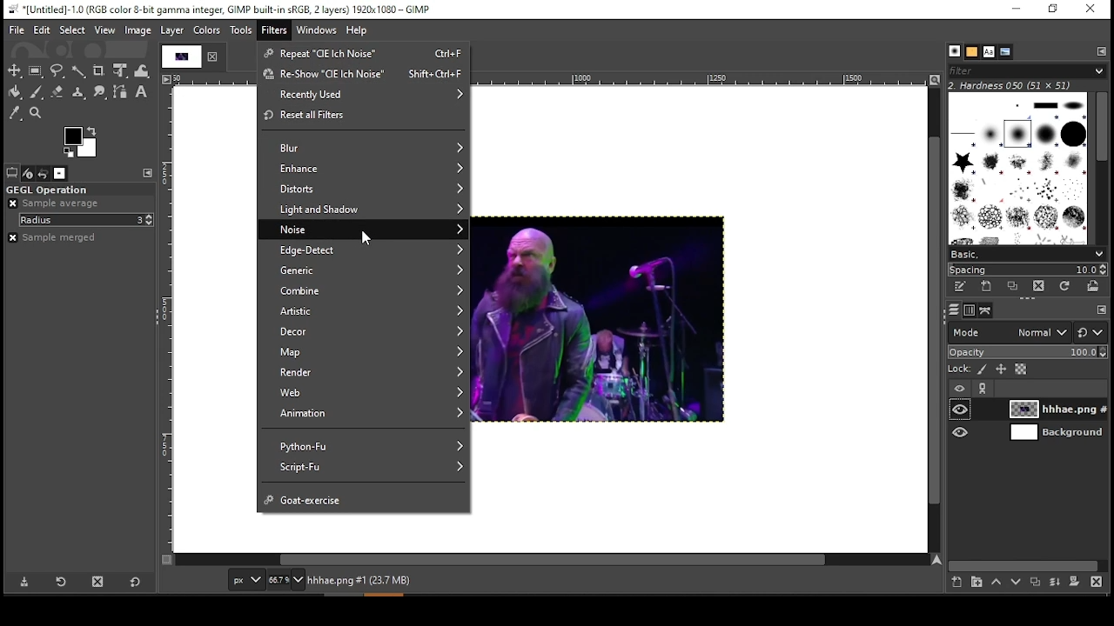 The width and height of the screenshot is (1114, 626). I want to click on map, so click(367, 353).